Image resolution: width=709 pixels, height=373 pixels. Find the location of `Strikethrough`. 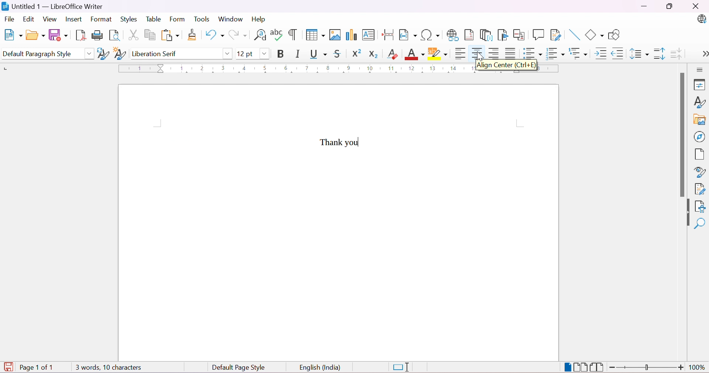

Strikethrough is located at coordinates (338, 53).